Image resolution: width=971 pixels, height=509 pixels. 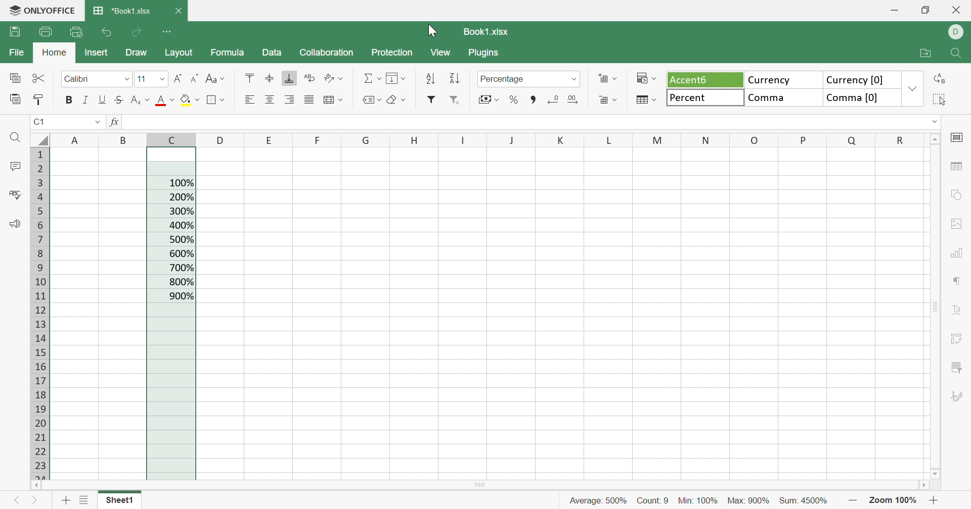 What do you see at coordinates (453, 77) in the screenshot?
I see `Descending order` at bounding box center [453, 77].